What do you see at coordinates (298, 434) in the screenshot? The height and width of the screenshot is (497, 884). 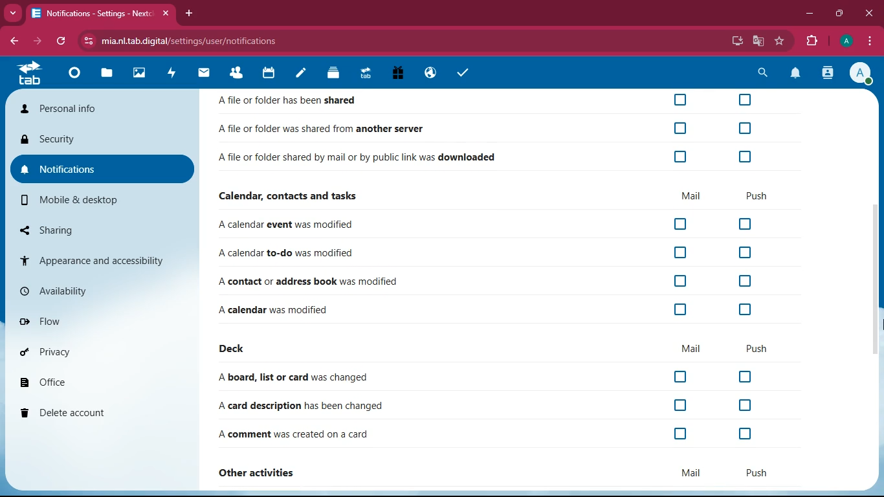 I see `A comment was created on a card` at bounding box center [298, 434].